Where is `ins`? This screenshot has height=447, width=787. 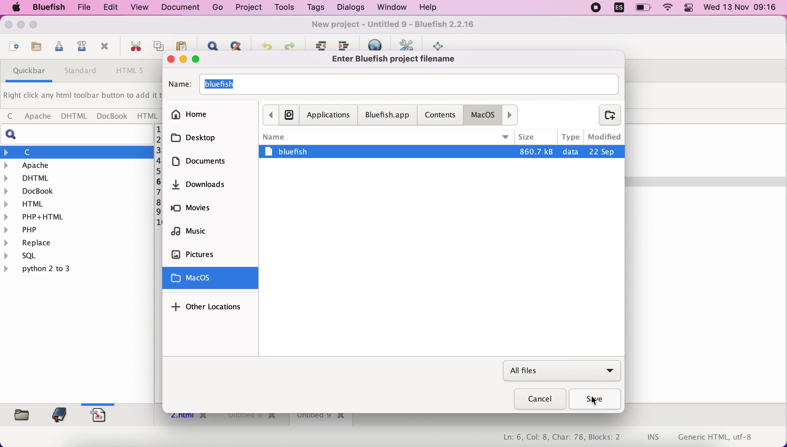
ins is located at coordinates (654, 438).